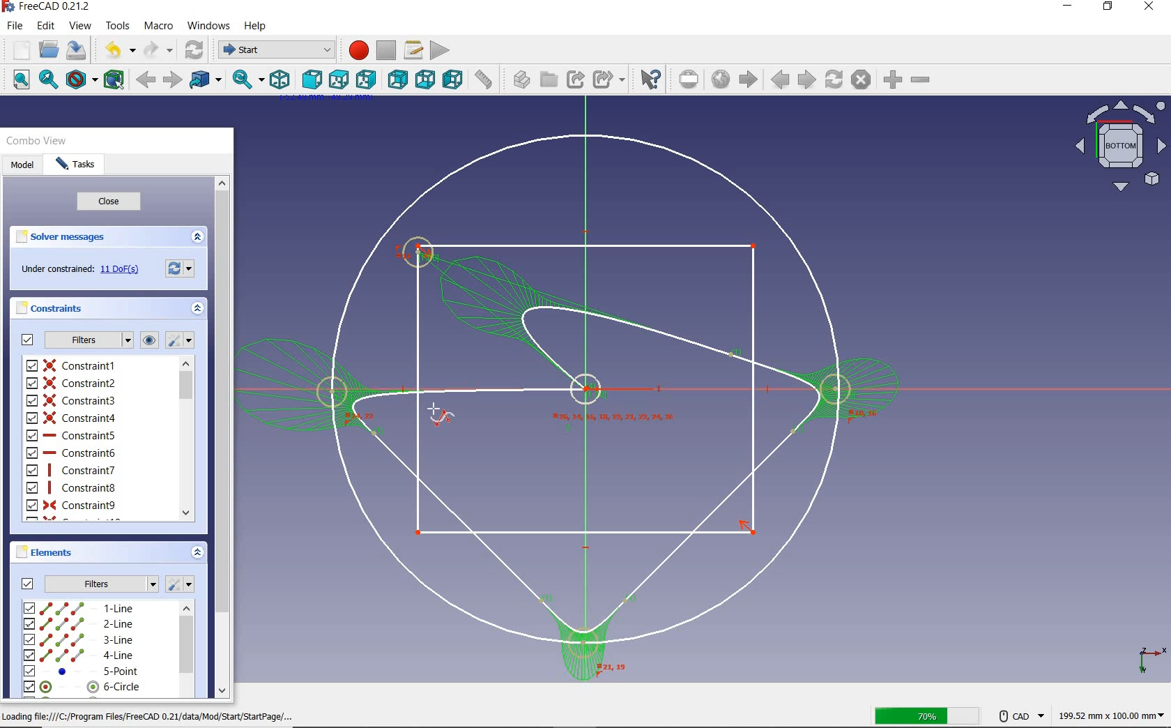 This screenshot has height=728, width=1171. I want to click on sync view, so click(245, 81).